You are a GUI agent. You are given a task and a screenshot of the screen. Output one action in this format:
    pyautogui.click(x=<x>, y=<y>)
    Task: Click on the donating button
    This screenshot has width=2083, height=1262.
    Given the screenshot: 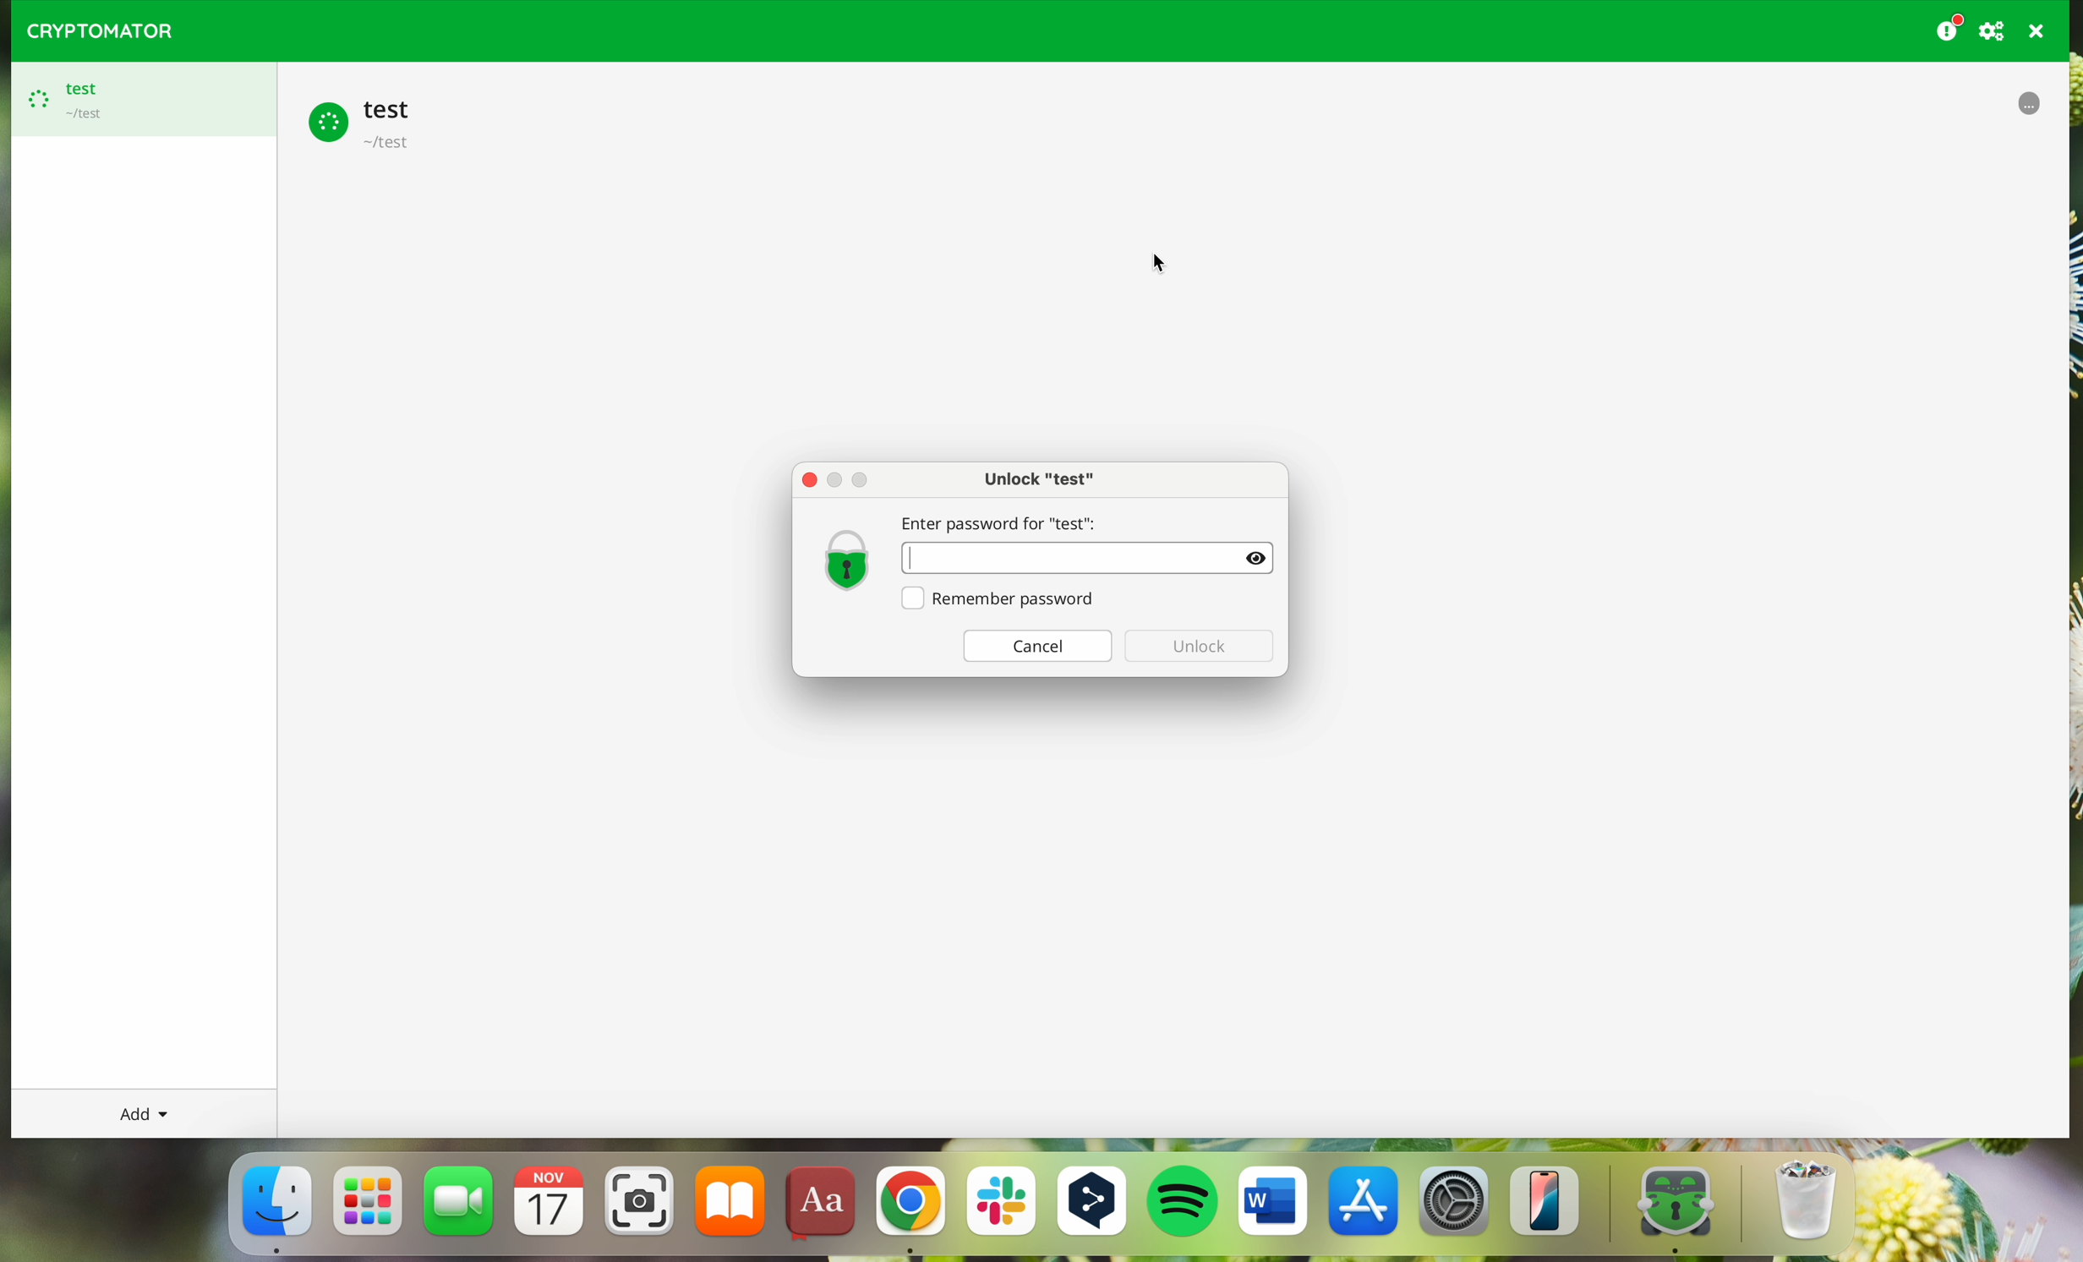 What is the action you would take?
    pyautogui.click(x=1949, y=28)
    